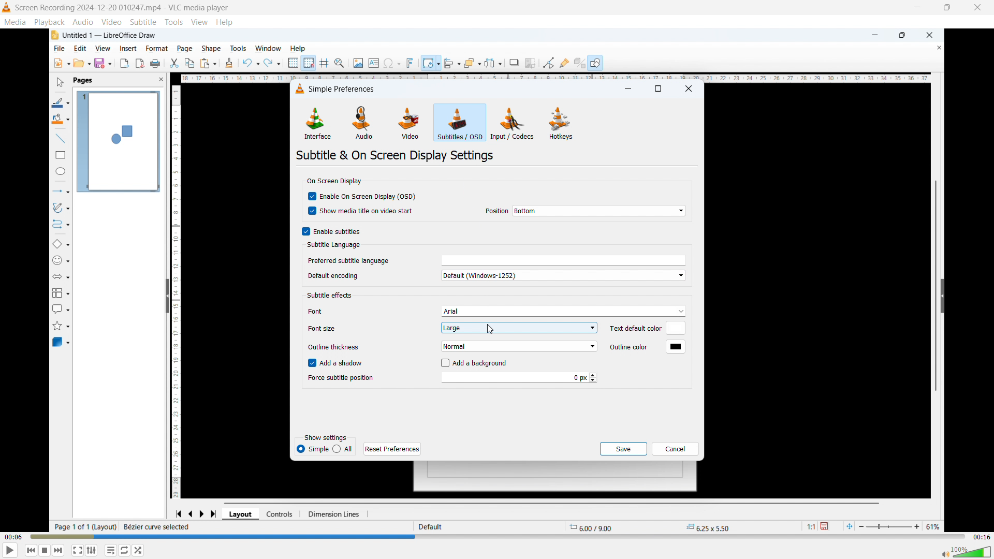 This screenshot has width=994, height=559. I want to click on Toggle between loop all, one loop and no loop , so click(111, 550).